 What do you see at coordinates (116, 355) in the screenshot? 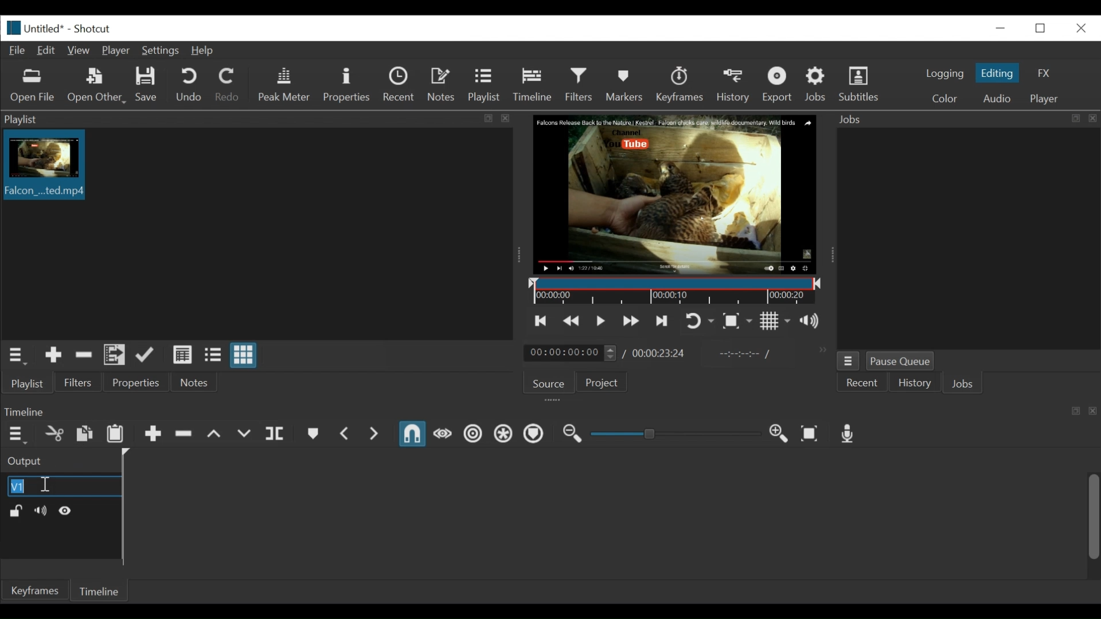
I see `Add files to the playlist` at bounding box center [116, 355].